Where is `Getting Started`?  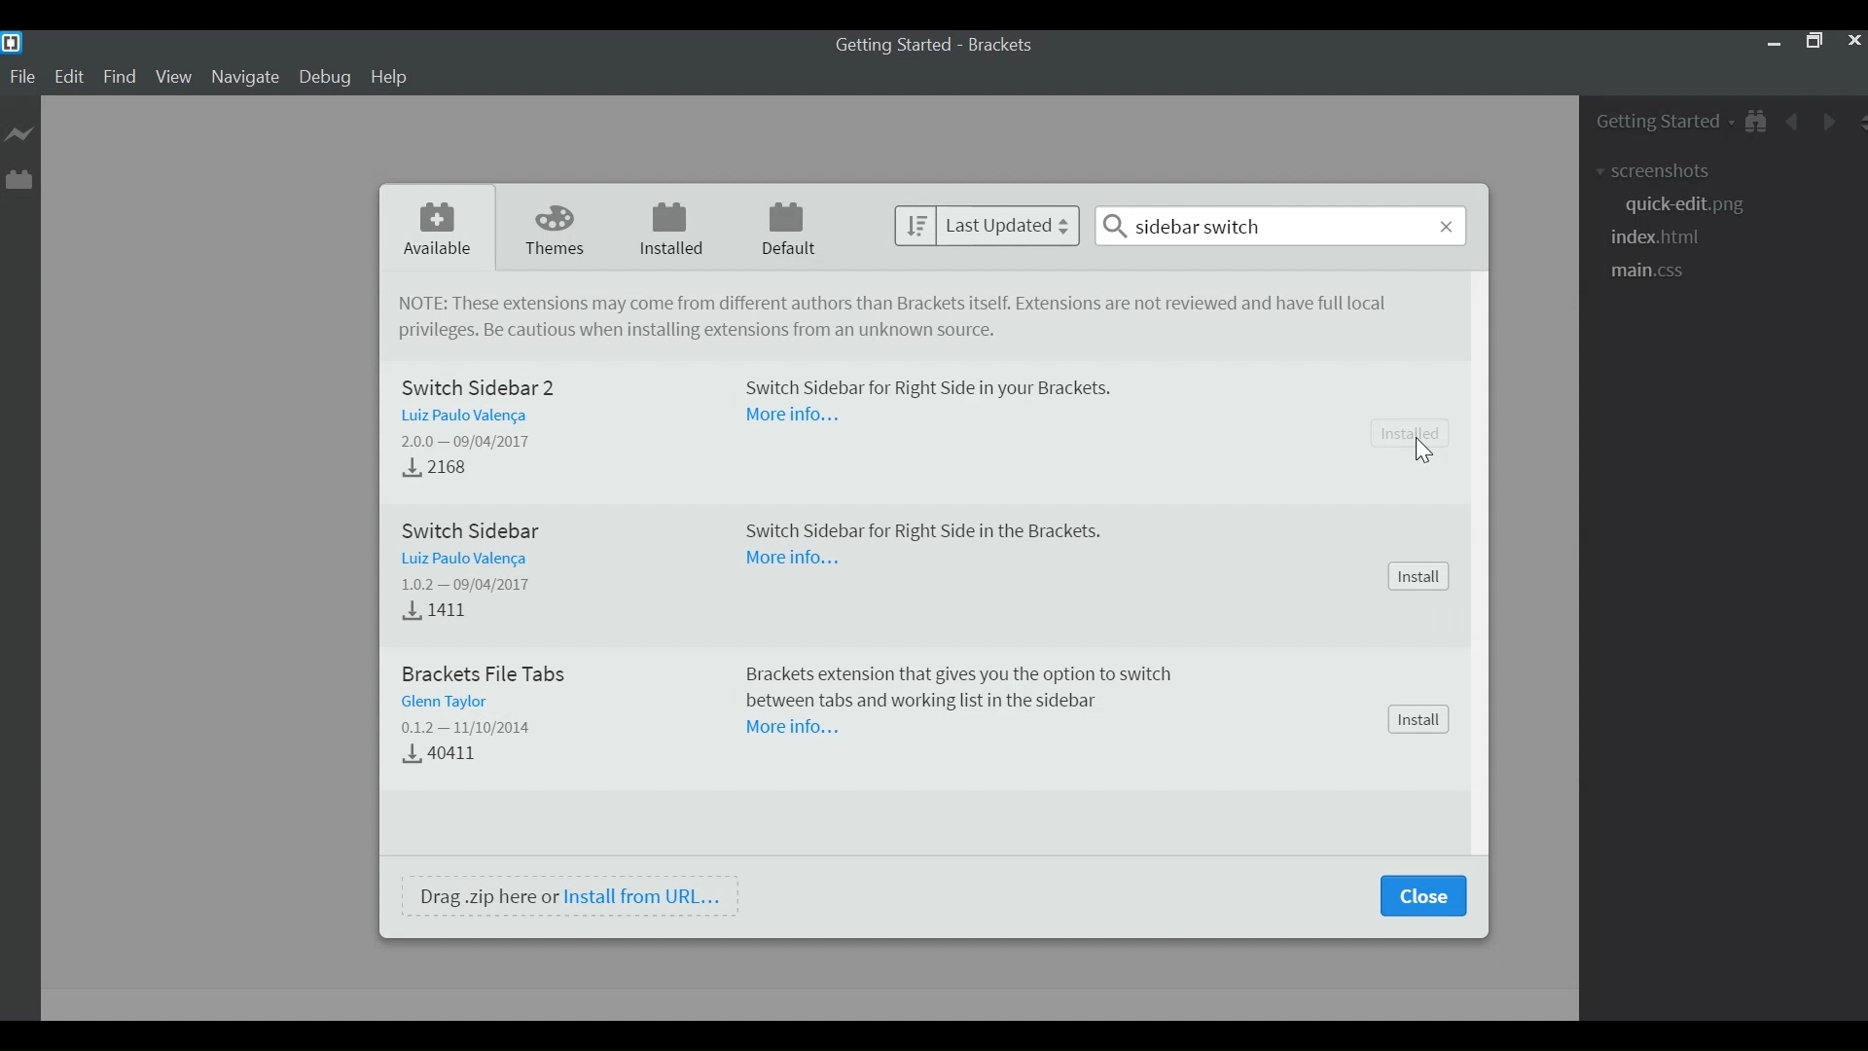
Getting Started is located at coordinates (1663, 125).